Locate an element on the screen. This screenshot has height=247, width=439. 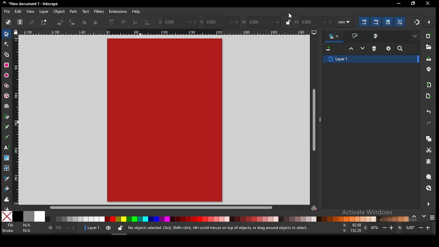
restore is located at coordinates (428, 3).